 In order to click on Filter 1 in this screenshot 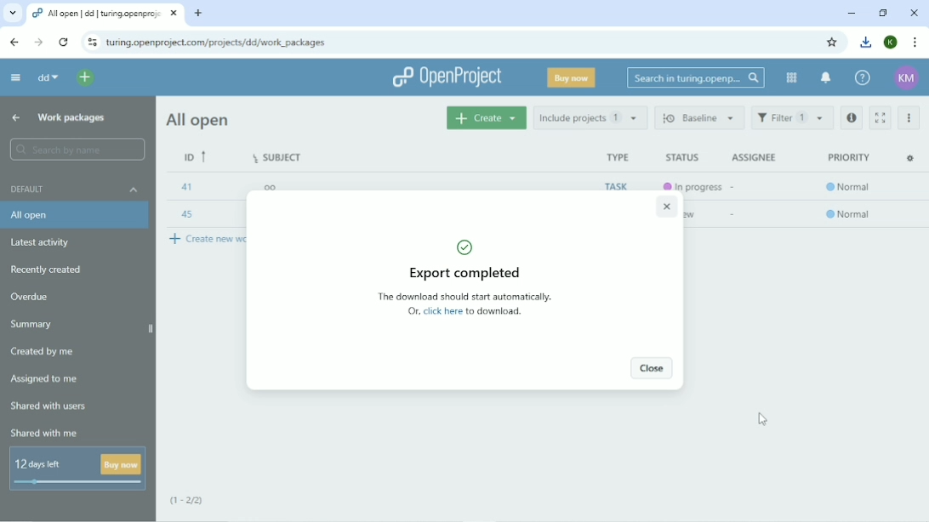, I will do `click(792, 117)`.